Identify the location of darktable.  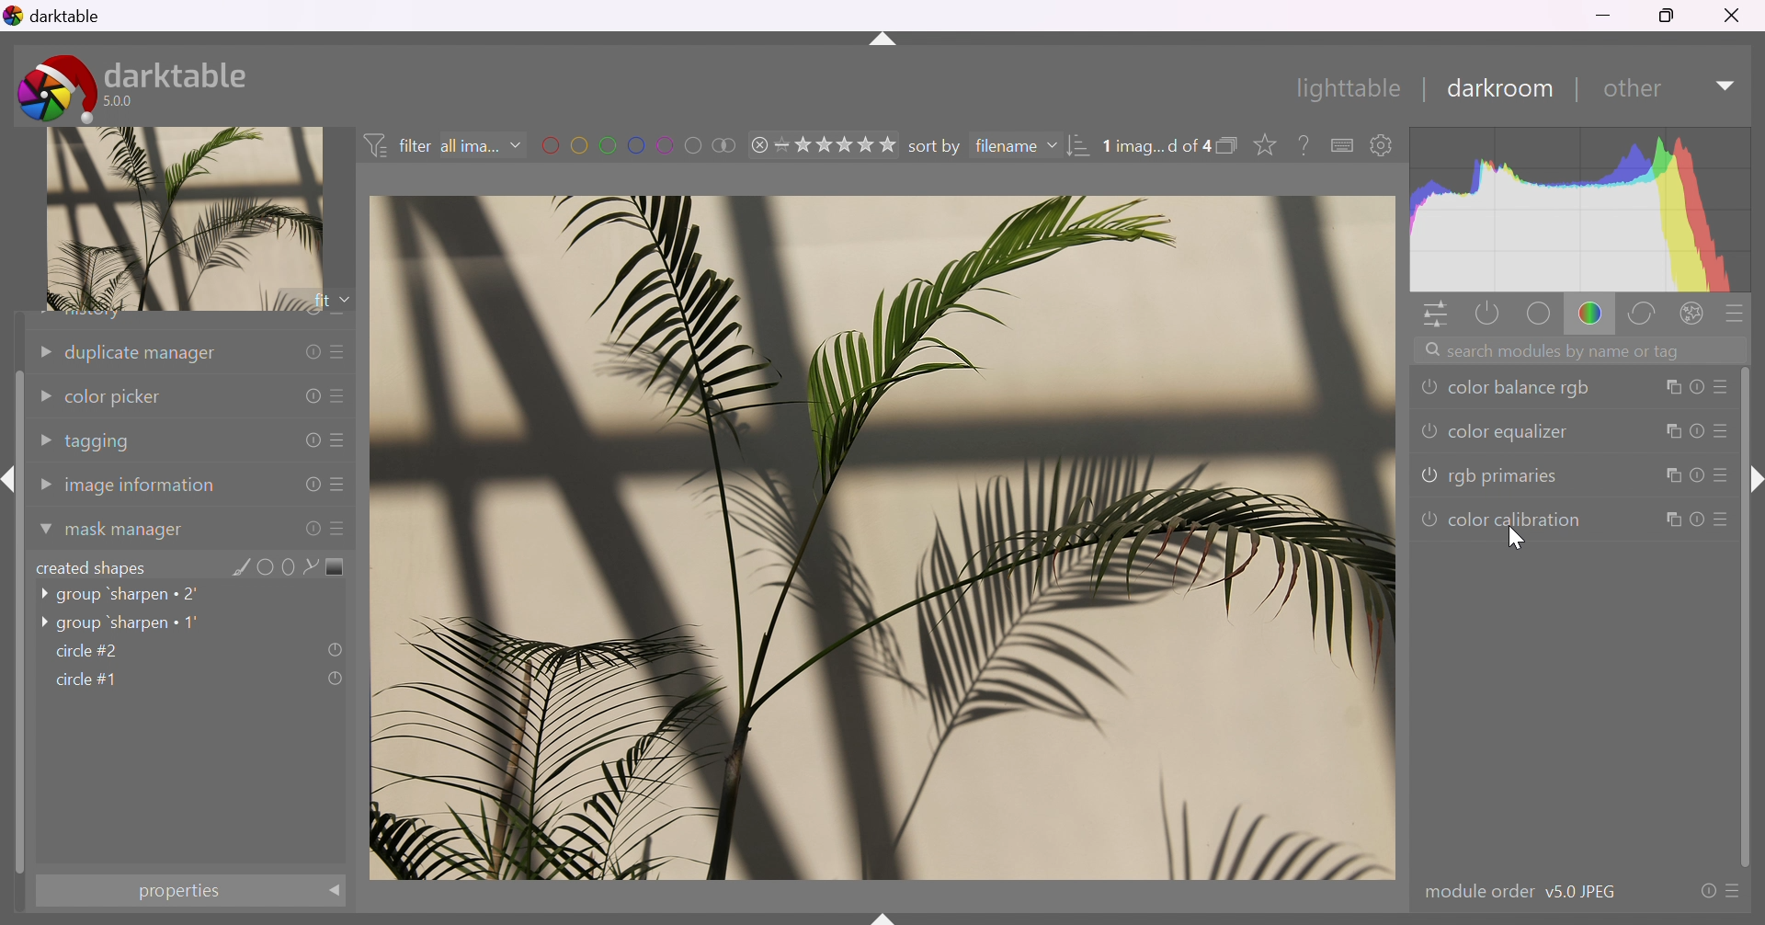
(49, 14).